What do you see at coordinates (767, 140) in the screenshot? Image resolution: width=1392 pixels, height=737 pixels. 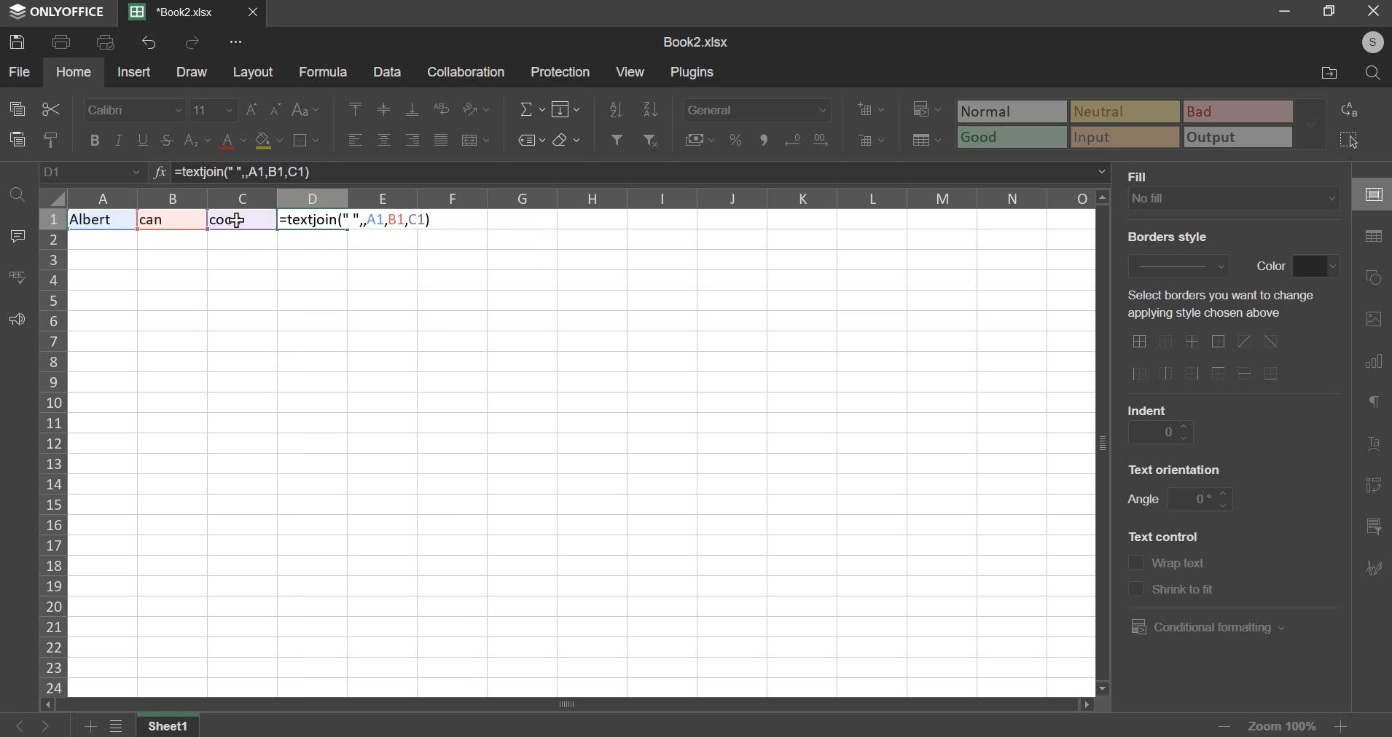 I see `comma style` at bounding box center [767, 140].